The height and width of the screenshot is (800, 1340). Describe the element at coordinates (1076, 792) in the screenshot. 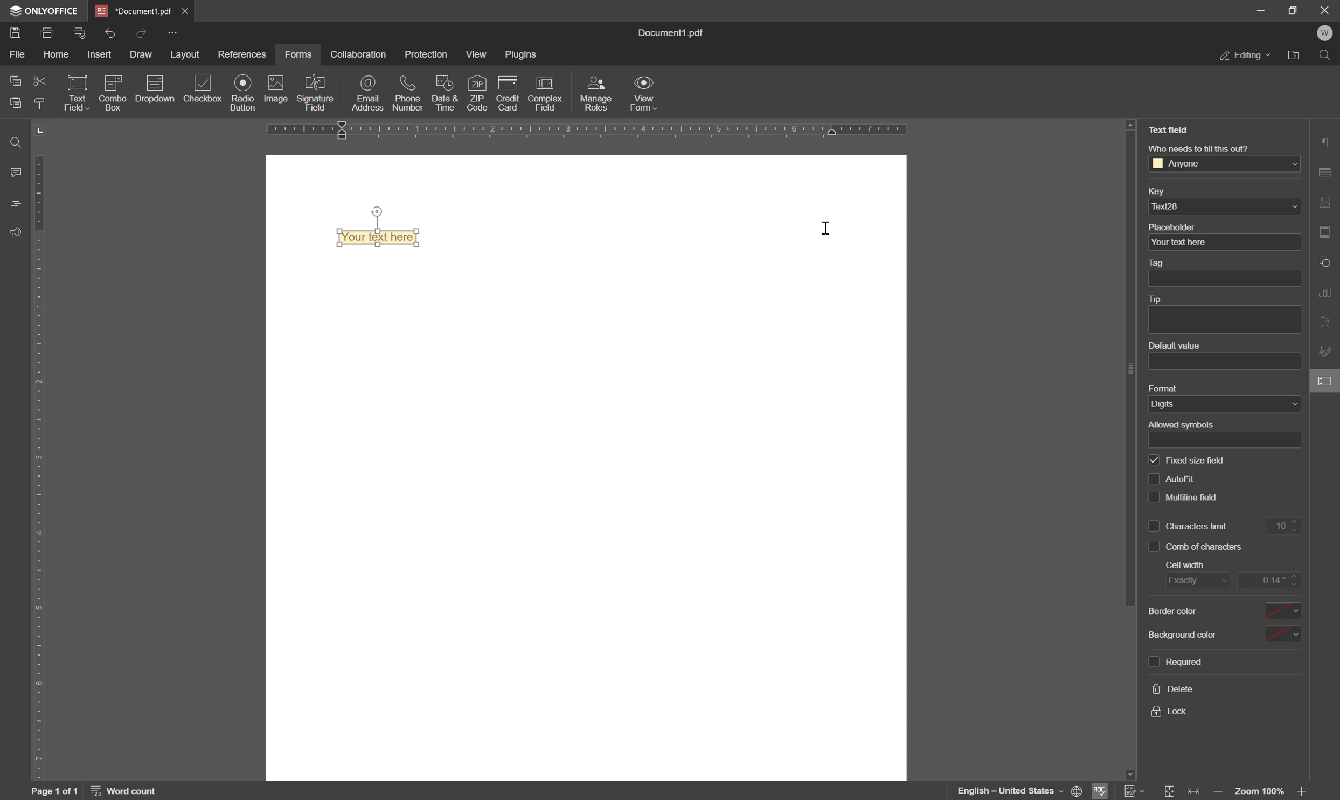

I see `set document language` at that location.